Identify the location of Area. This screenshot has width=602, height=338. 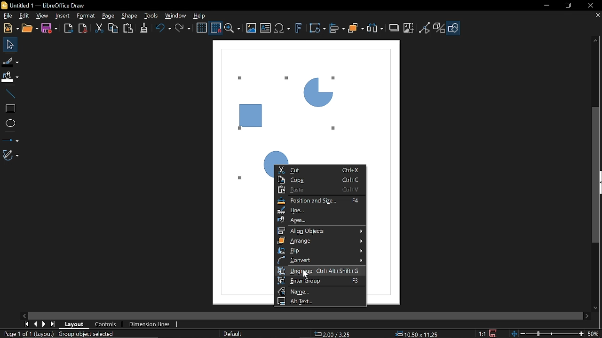
(320, 219).